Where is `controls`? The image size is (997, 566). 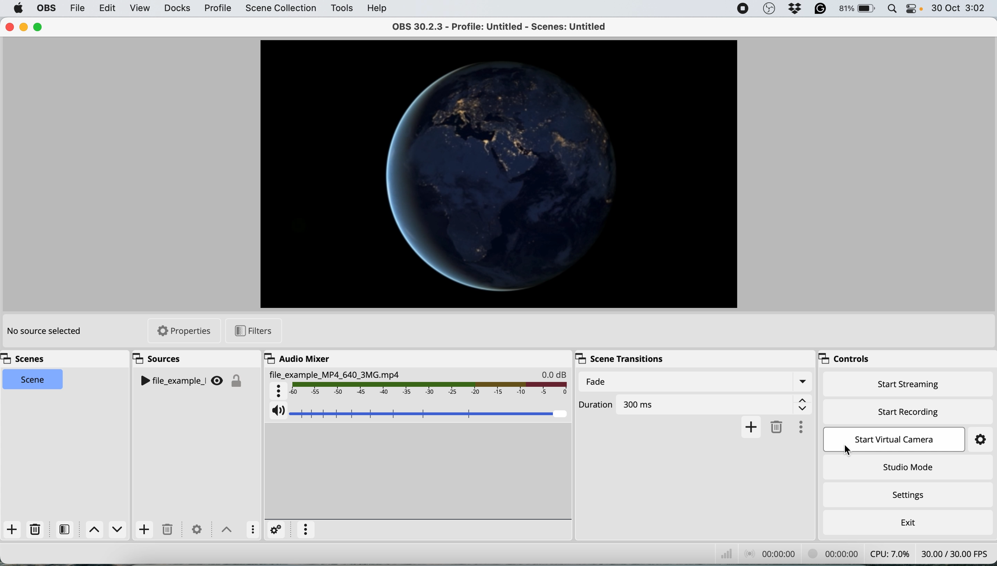 controls is located at coordinates (843, 358).